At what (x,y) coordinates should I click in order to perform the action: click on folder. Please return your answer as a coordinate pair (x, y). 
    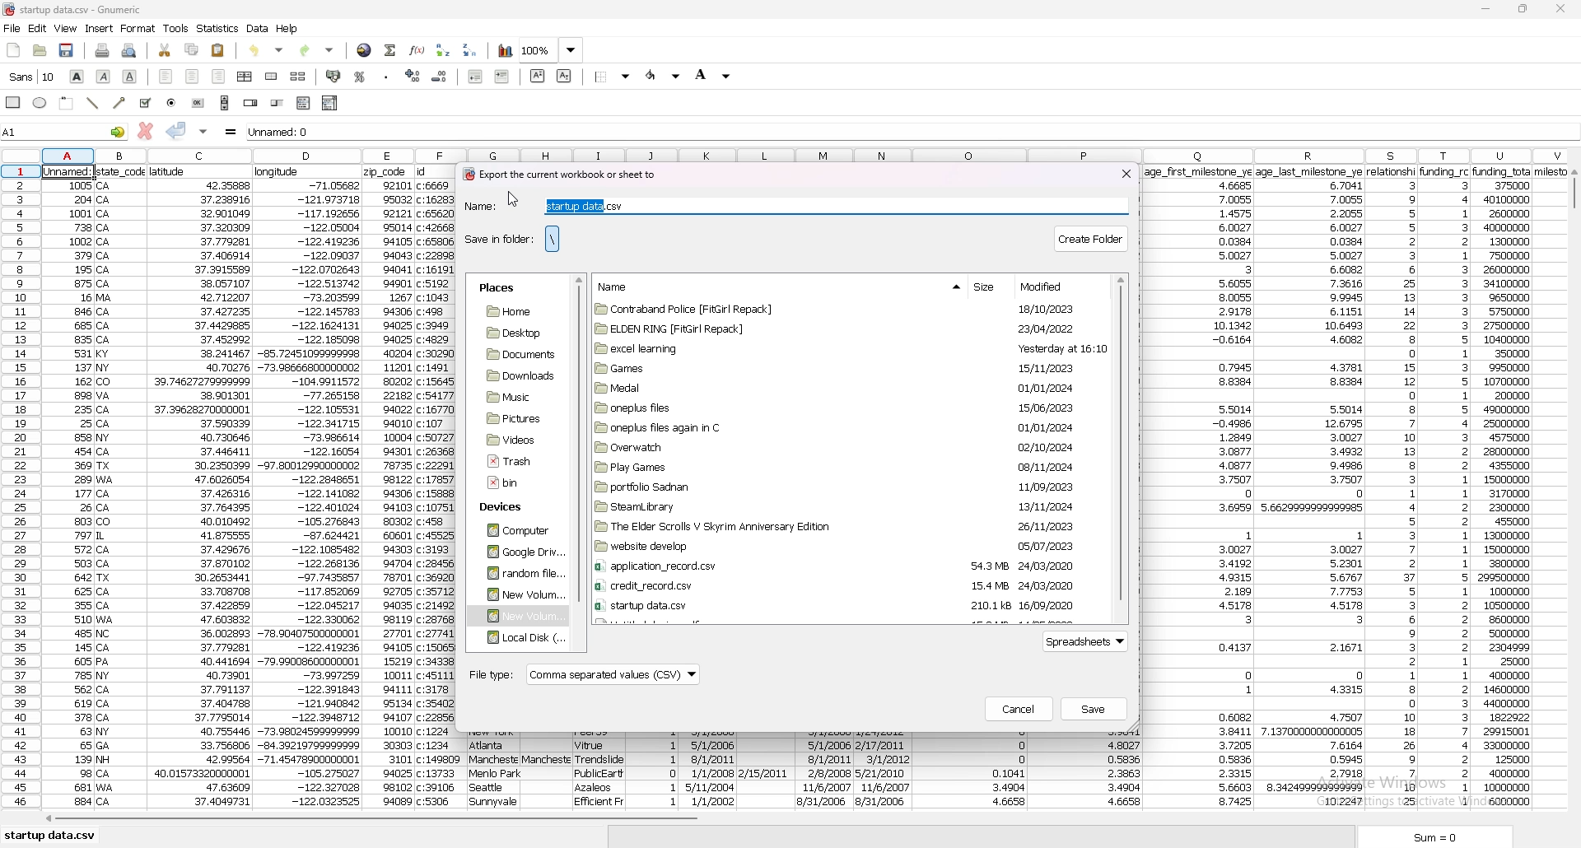
    Looking at the image, I should click on (518, 354).